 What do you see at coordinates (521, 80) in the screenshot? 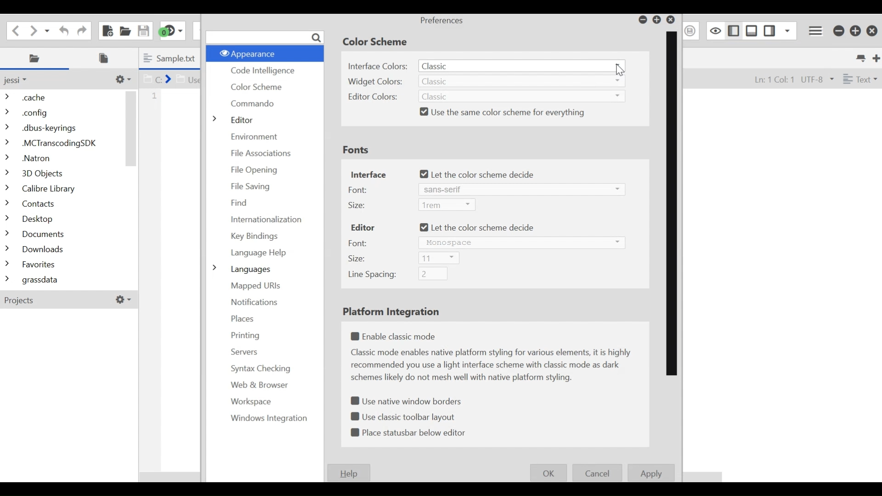
I see `Widget Color Dropdown menu` at bounding box center [521, 80].